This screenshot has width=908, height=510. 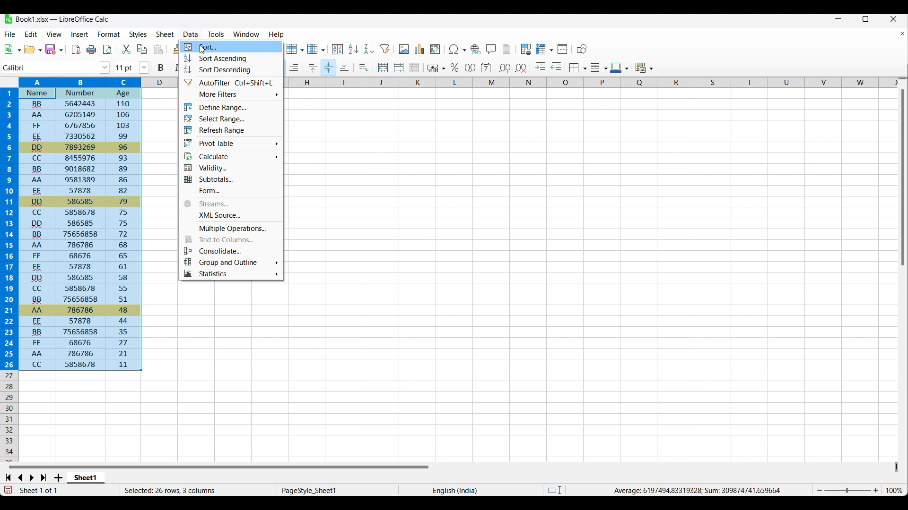 What do you see at coordinates (231, 273) in the screenshot?
I see `Statistics options` at bounding box center [231, 273].